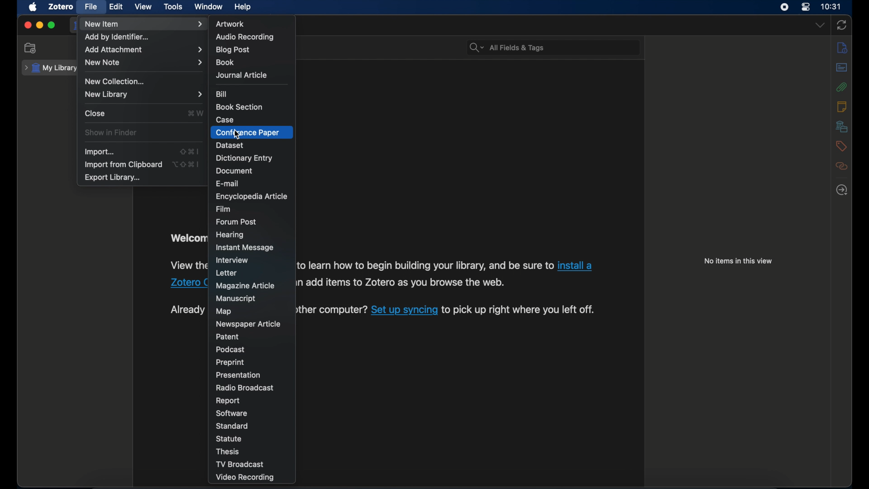  I want to click on report, so click(227, 400).